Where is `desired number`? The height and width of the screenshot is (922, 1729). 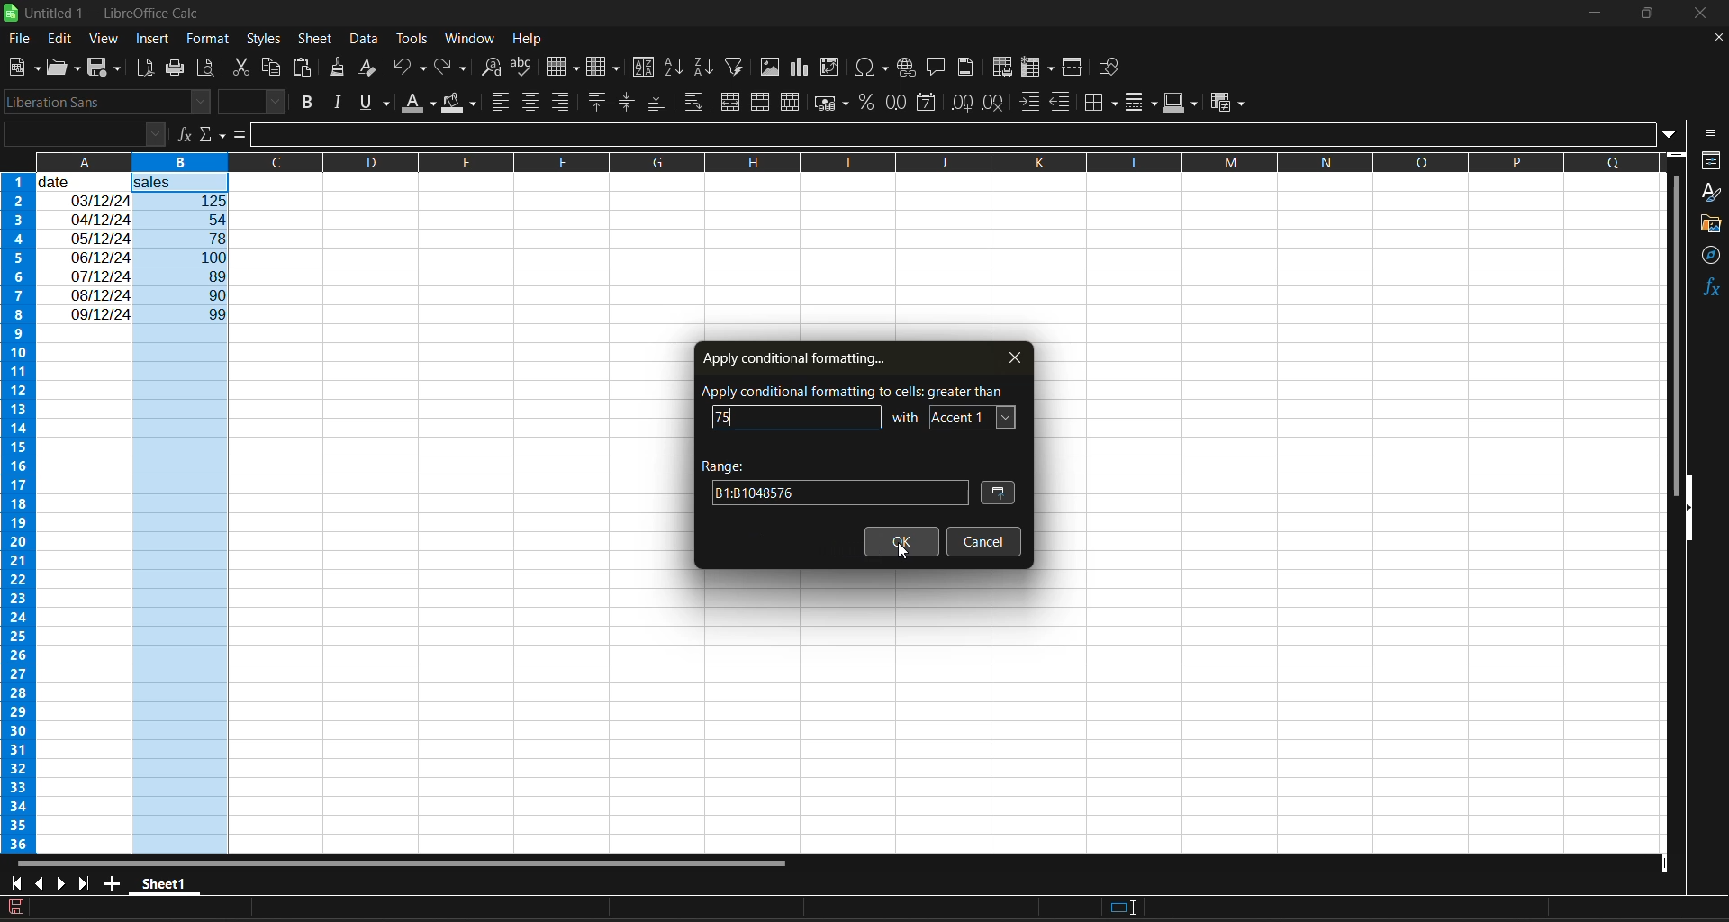
desired number is located at coordinates (728, 418).